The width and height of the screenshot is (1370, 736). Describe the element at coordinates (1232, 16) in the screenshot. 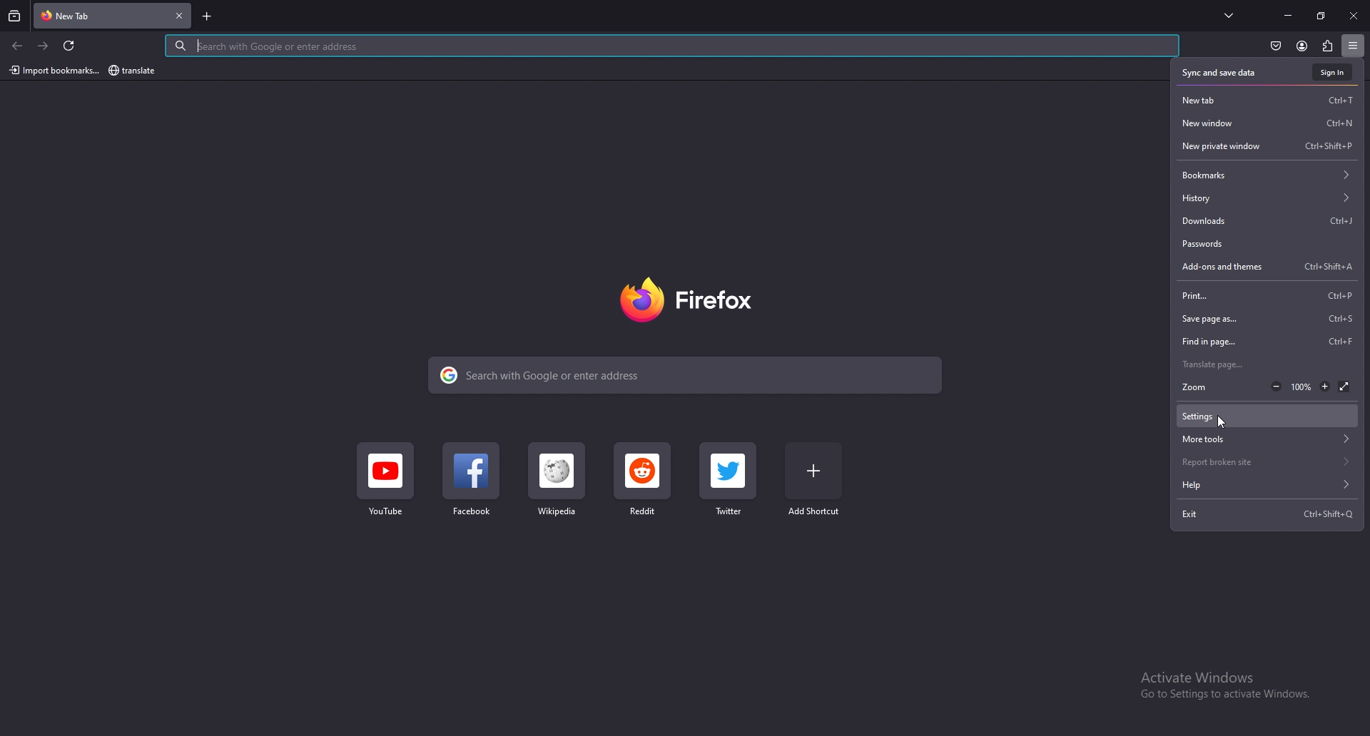

I see `list all tabs` at that location.